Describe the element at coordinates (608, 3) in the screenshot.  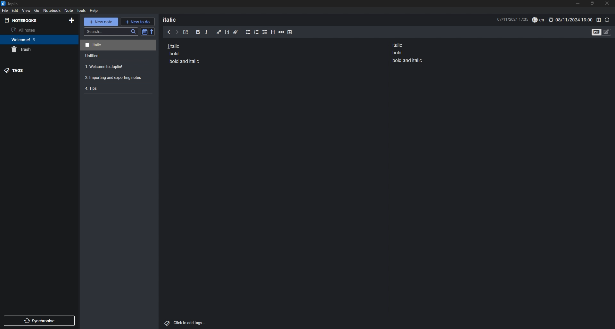
I see `close` at that location.